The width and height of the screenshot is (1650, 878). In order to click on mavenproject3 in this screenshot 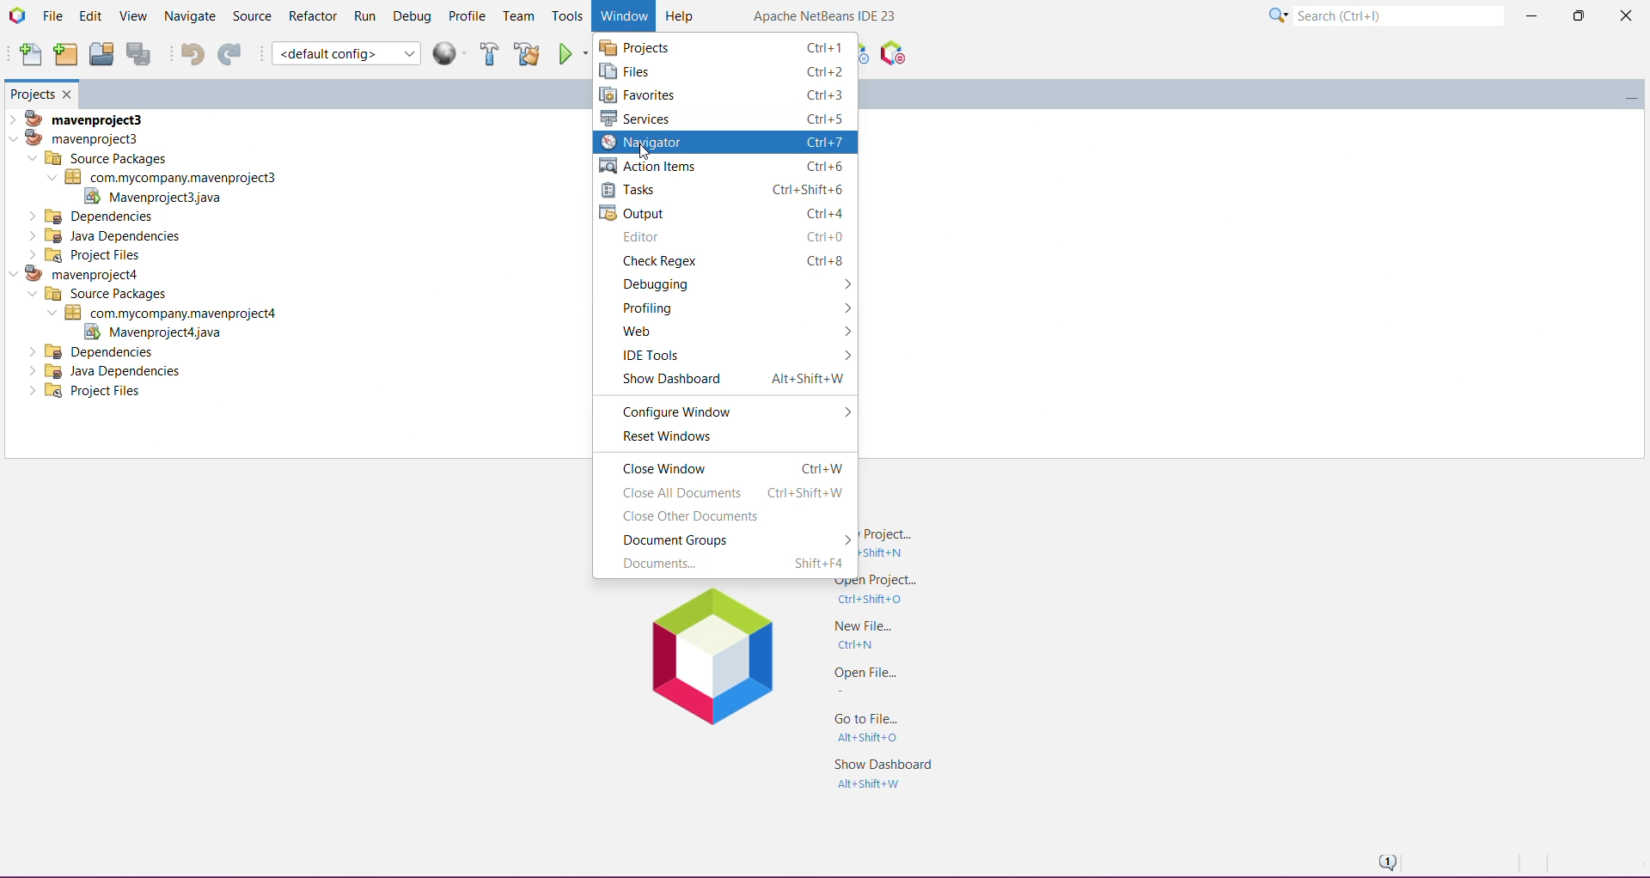, I will do `click(83, 117)`.